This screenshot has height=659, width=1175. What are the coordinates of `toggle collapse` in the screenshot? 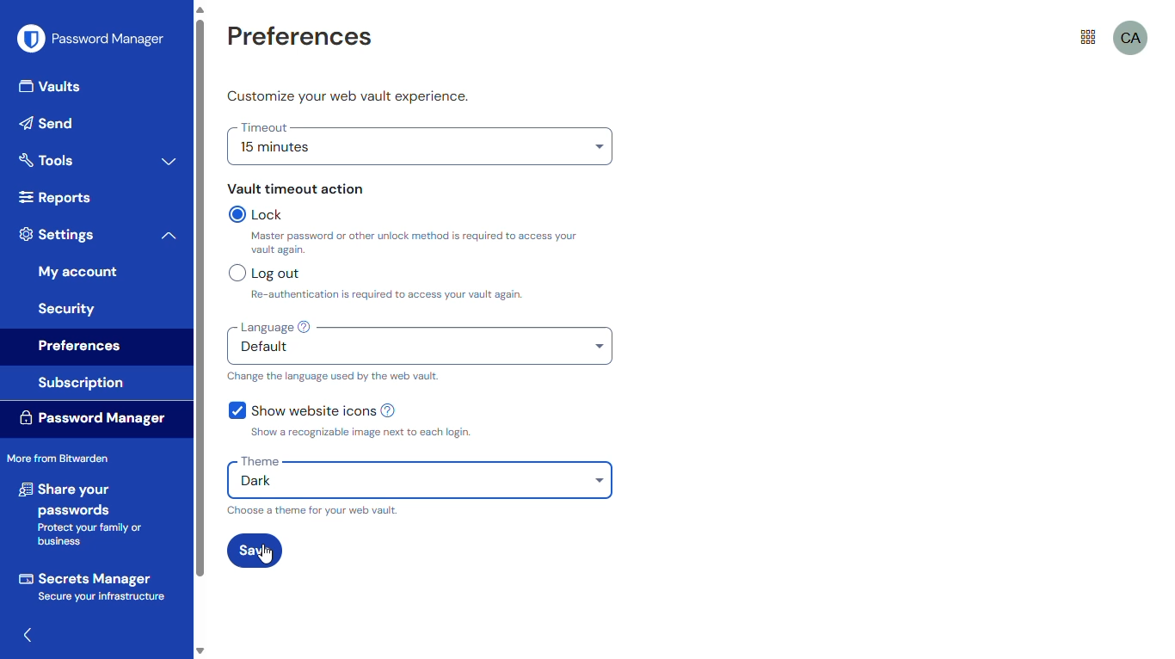 It's located at (169, 236).